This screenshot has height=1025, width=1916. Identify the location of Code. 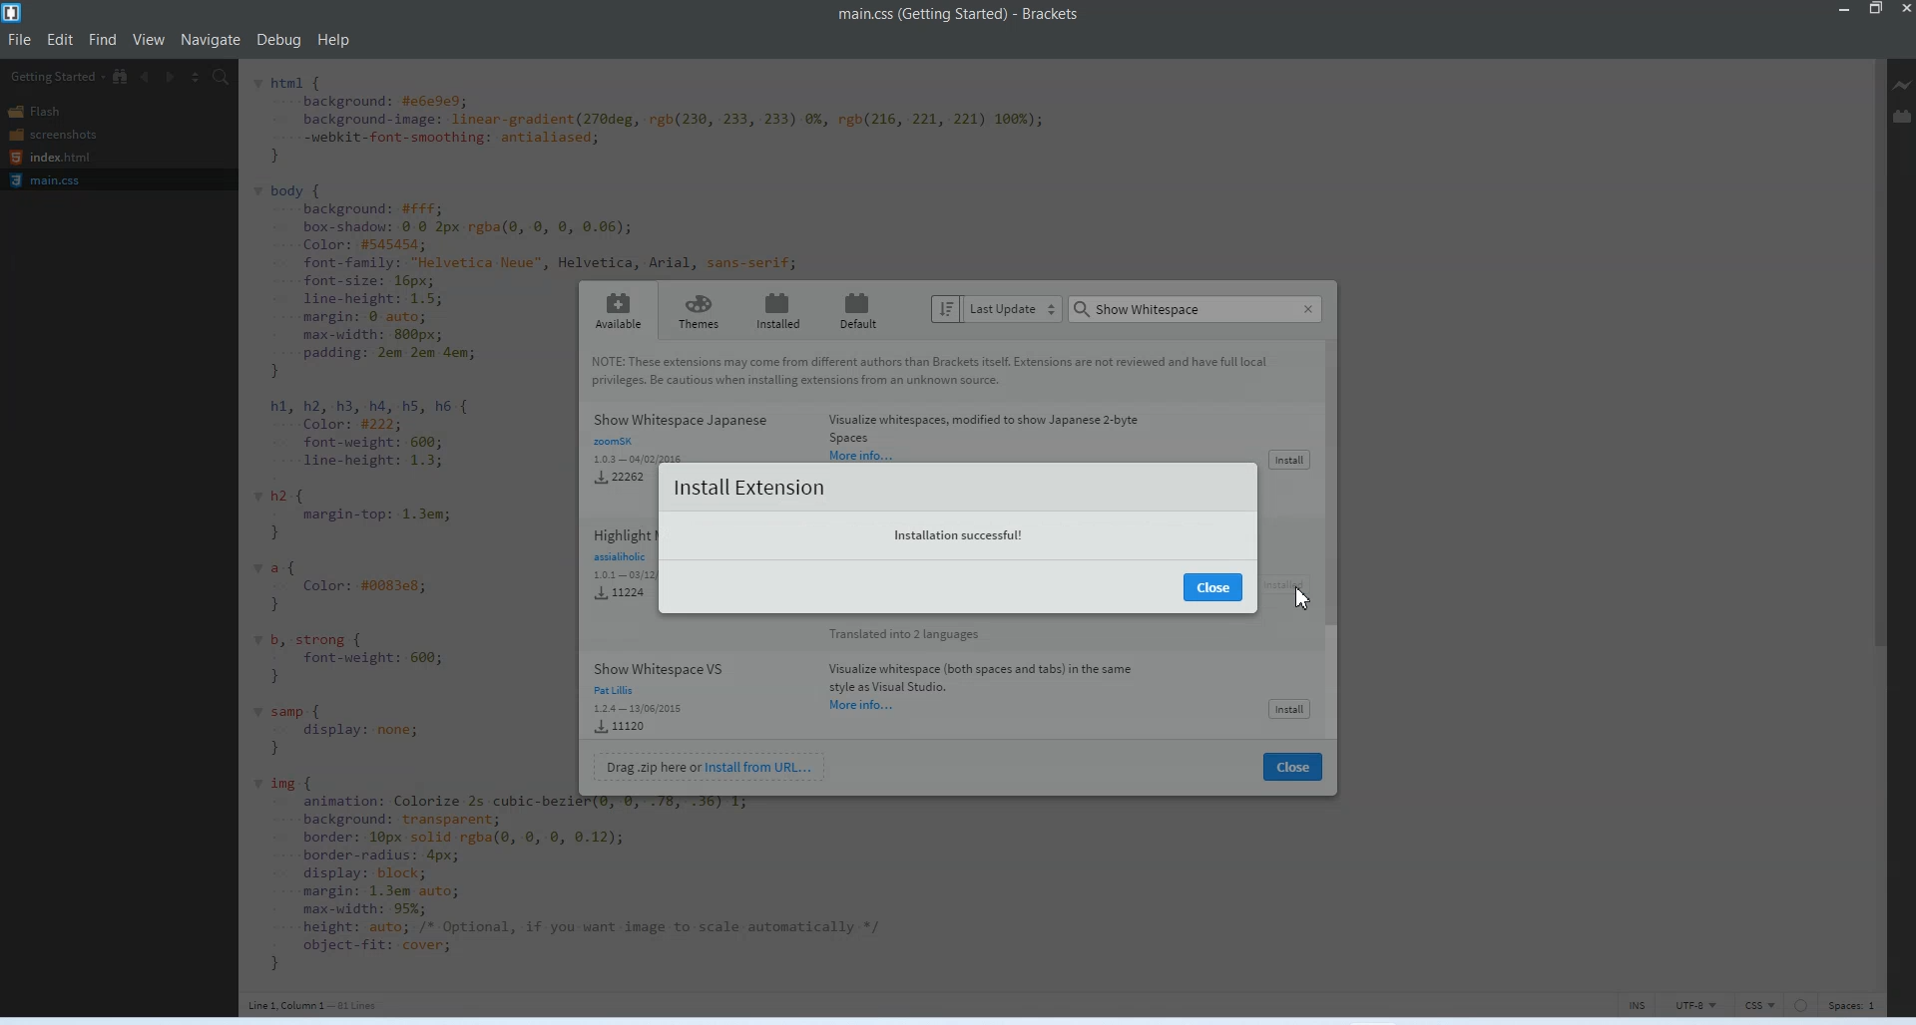
(392, 532).